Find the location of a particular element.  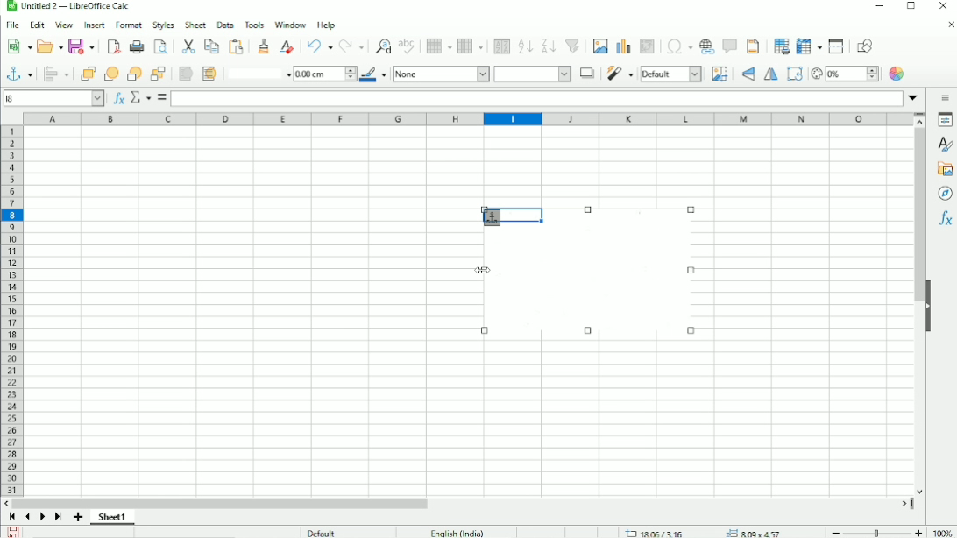

Align objects is located at coordinates (55, 74).